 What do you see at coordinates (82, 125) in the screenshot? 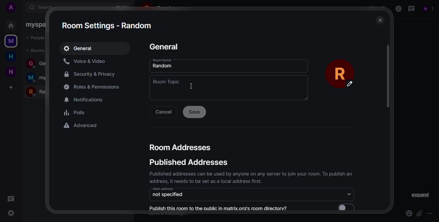
I see `advanced` at bounding box center [82, 125].